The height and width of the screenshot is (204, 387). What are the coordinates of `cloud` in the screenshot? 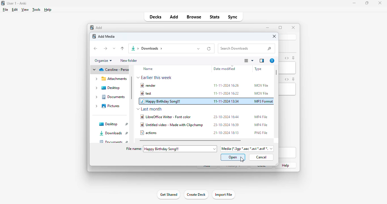 It's located at (110, 70).